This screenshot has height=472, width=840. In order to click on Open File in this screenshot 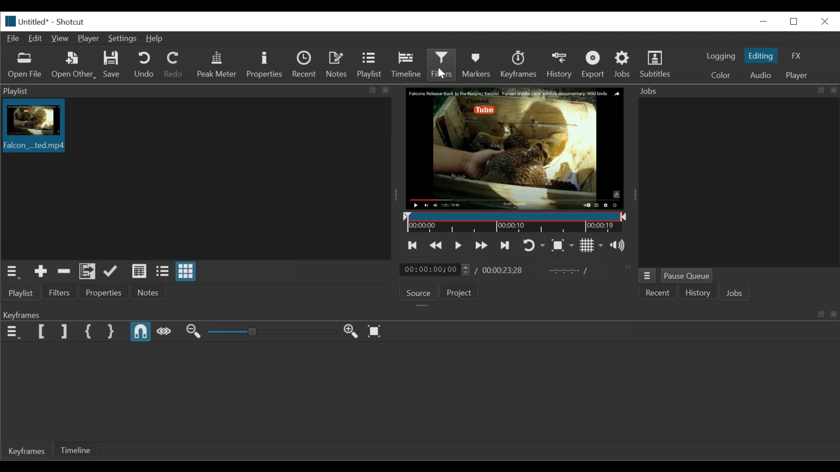, I will do `click(25, 66)`.